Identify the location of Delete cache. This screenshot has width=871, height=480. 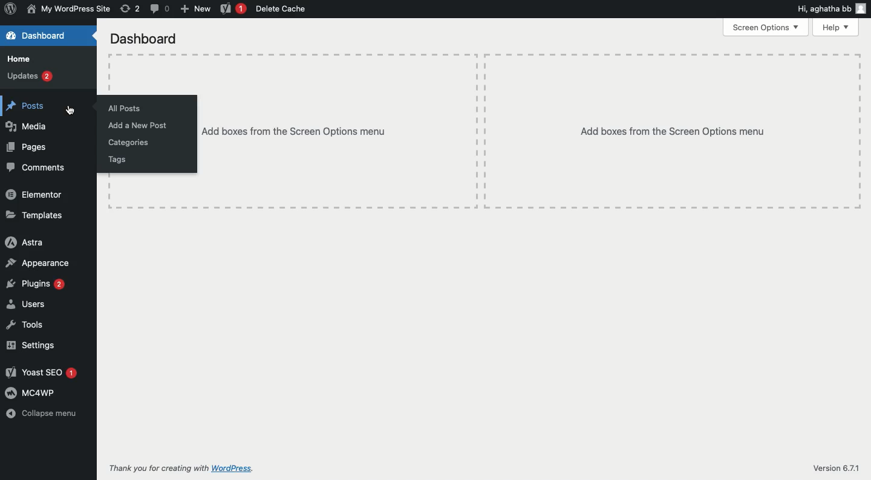
(282, 8).